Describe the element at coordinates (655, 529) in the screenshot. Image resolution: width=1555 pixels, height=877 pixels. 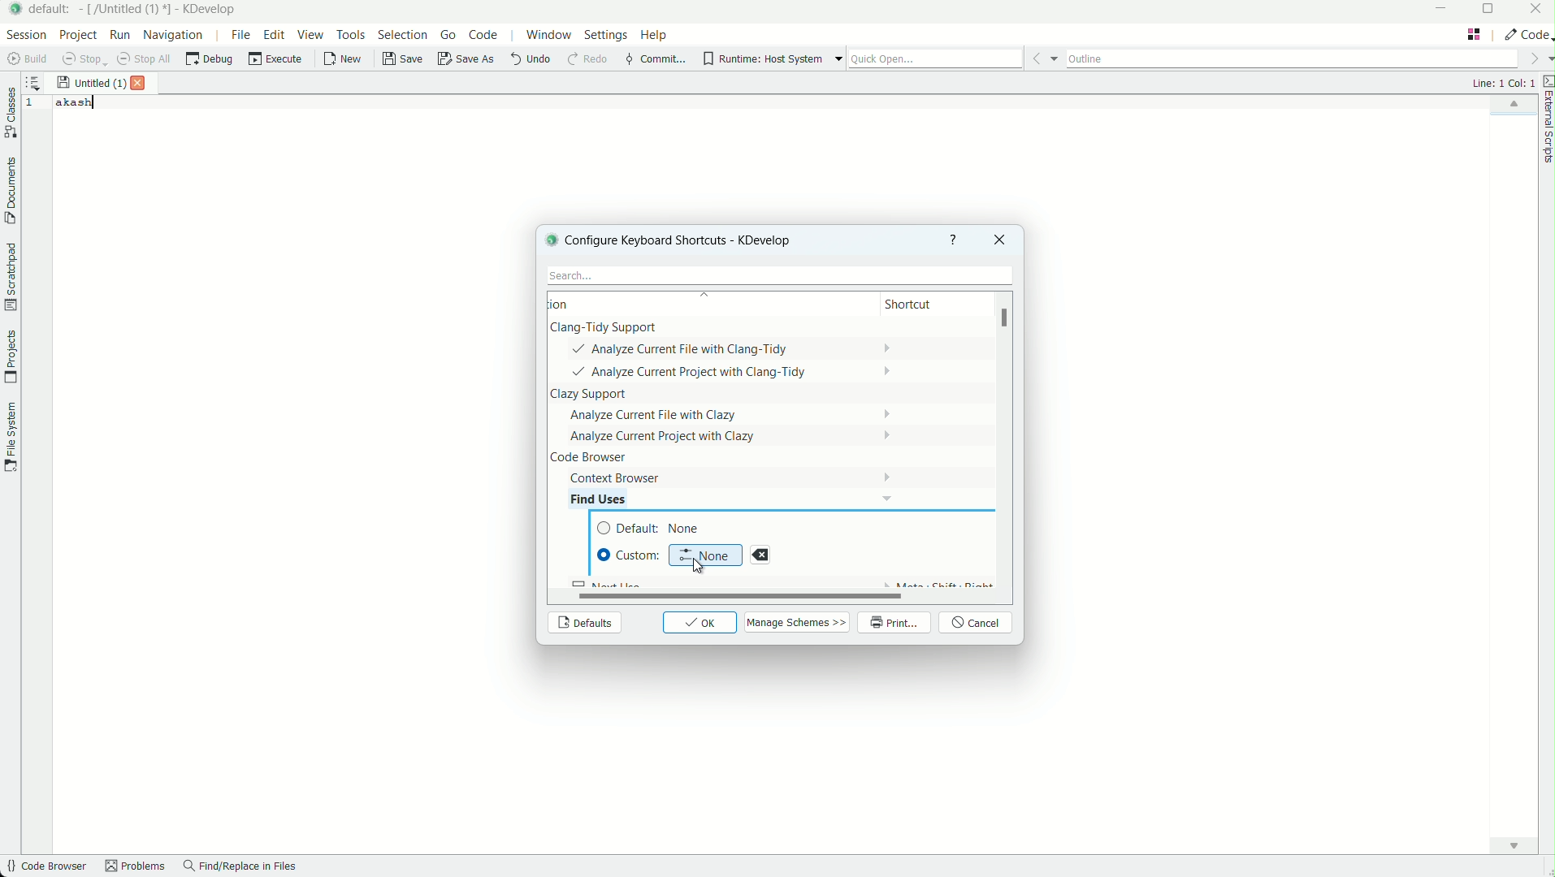
I see `default` at that location.